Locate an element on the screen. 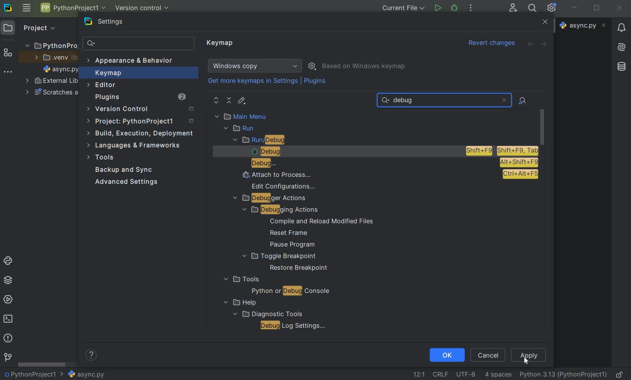  run is located at coordinates (437, 8).